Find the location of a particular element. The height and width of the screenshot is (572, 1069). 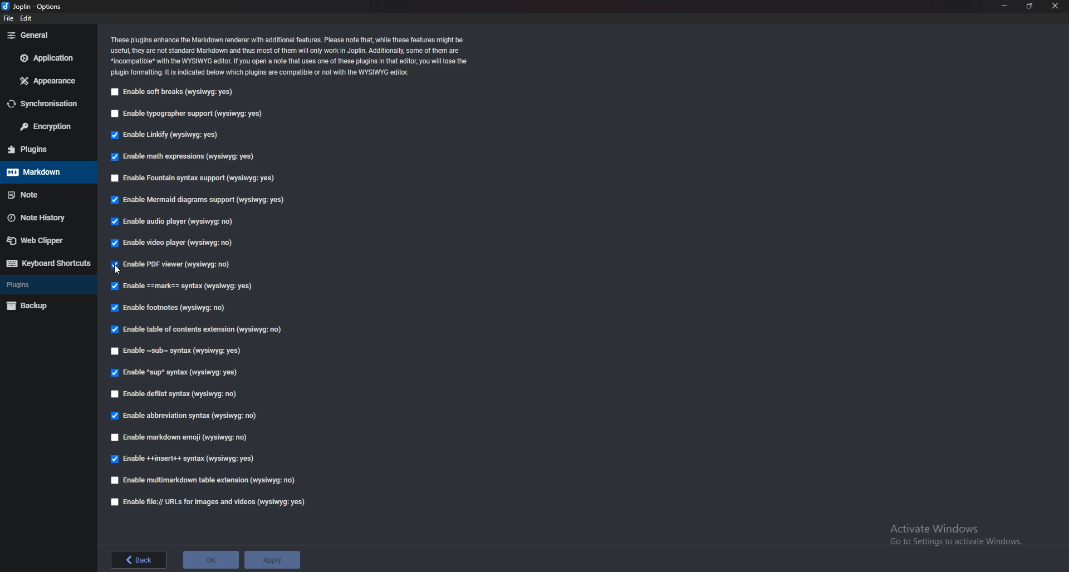

cursor on Enable P D F viewer is located at coordinates (178, 265).